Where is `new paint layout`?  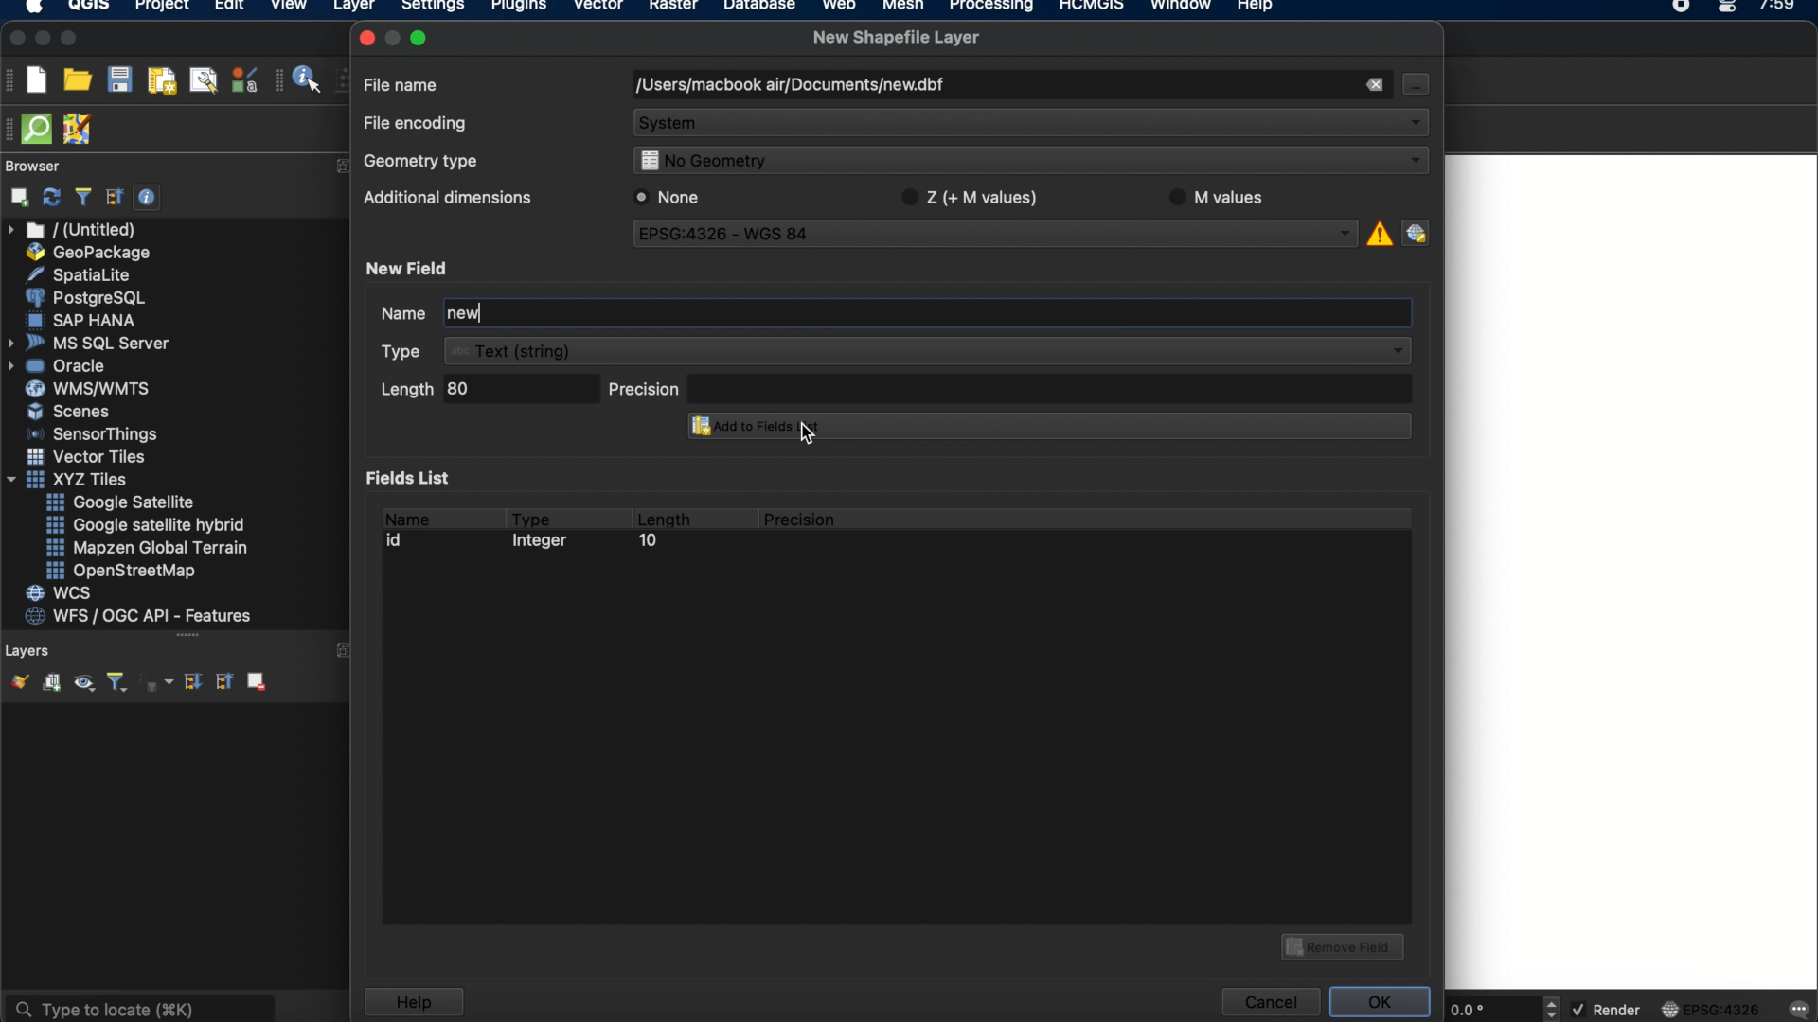 new paint layout is located at coordinates (160, 82).